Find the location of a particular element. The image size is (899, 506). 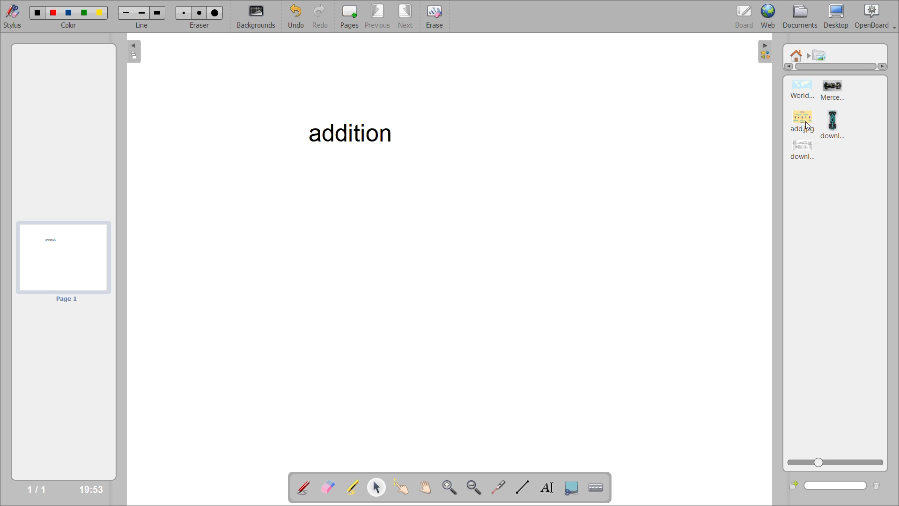

image 4 is located at coordinates (839, 124).